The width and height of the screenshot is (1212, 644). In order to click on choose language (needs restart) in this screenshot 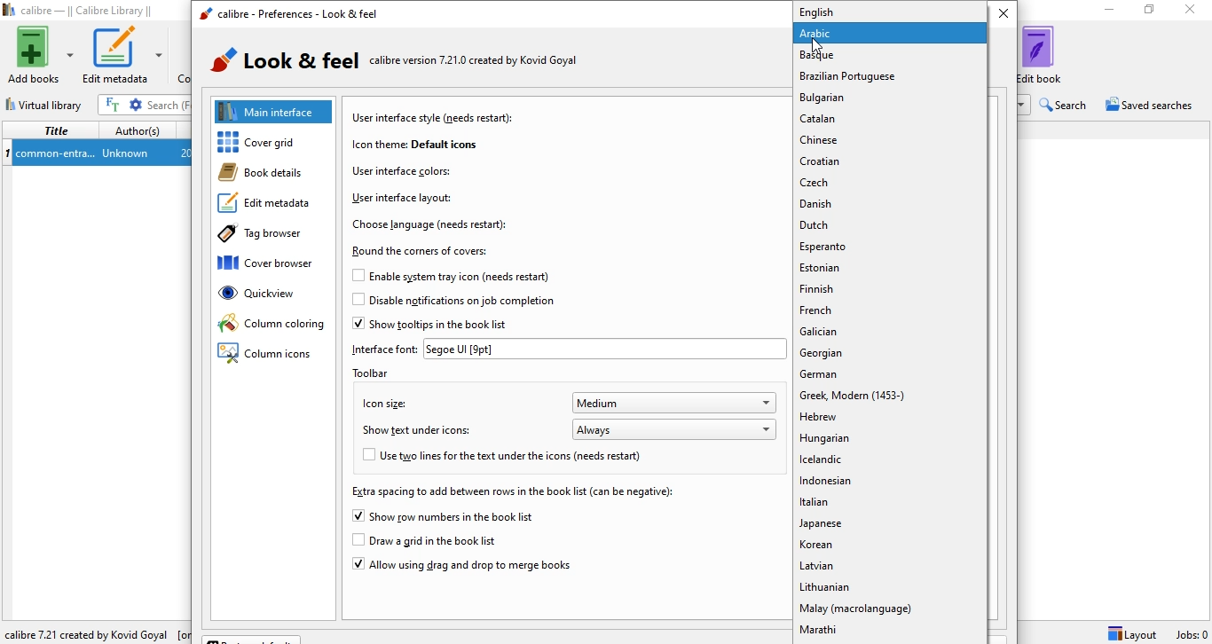, I will do `click(431, 224)`.